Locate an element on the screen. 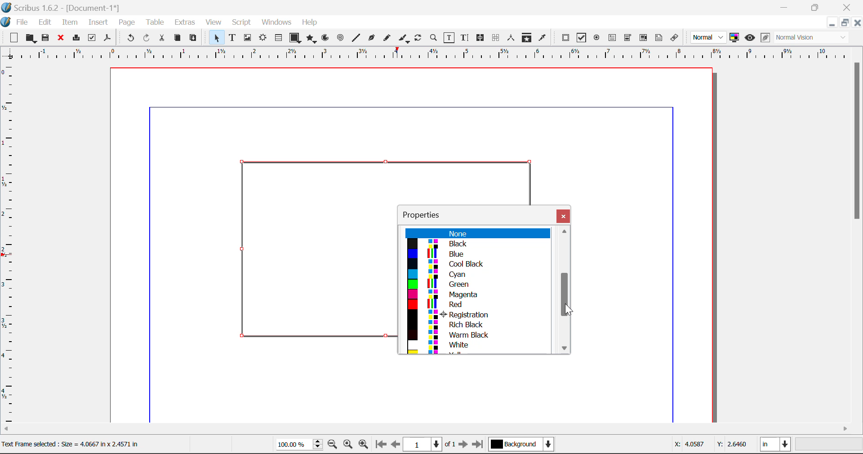 The height and width of the screenshot is (454, 863). Preview Mode is located at coordinates (750, 38).